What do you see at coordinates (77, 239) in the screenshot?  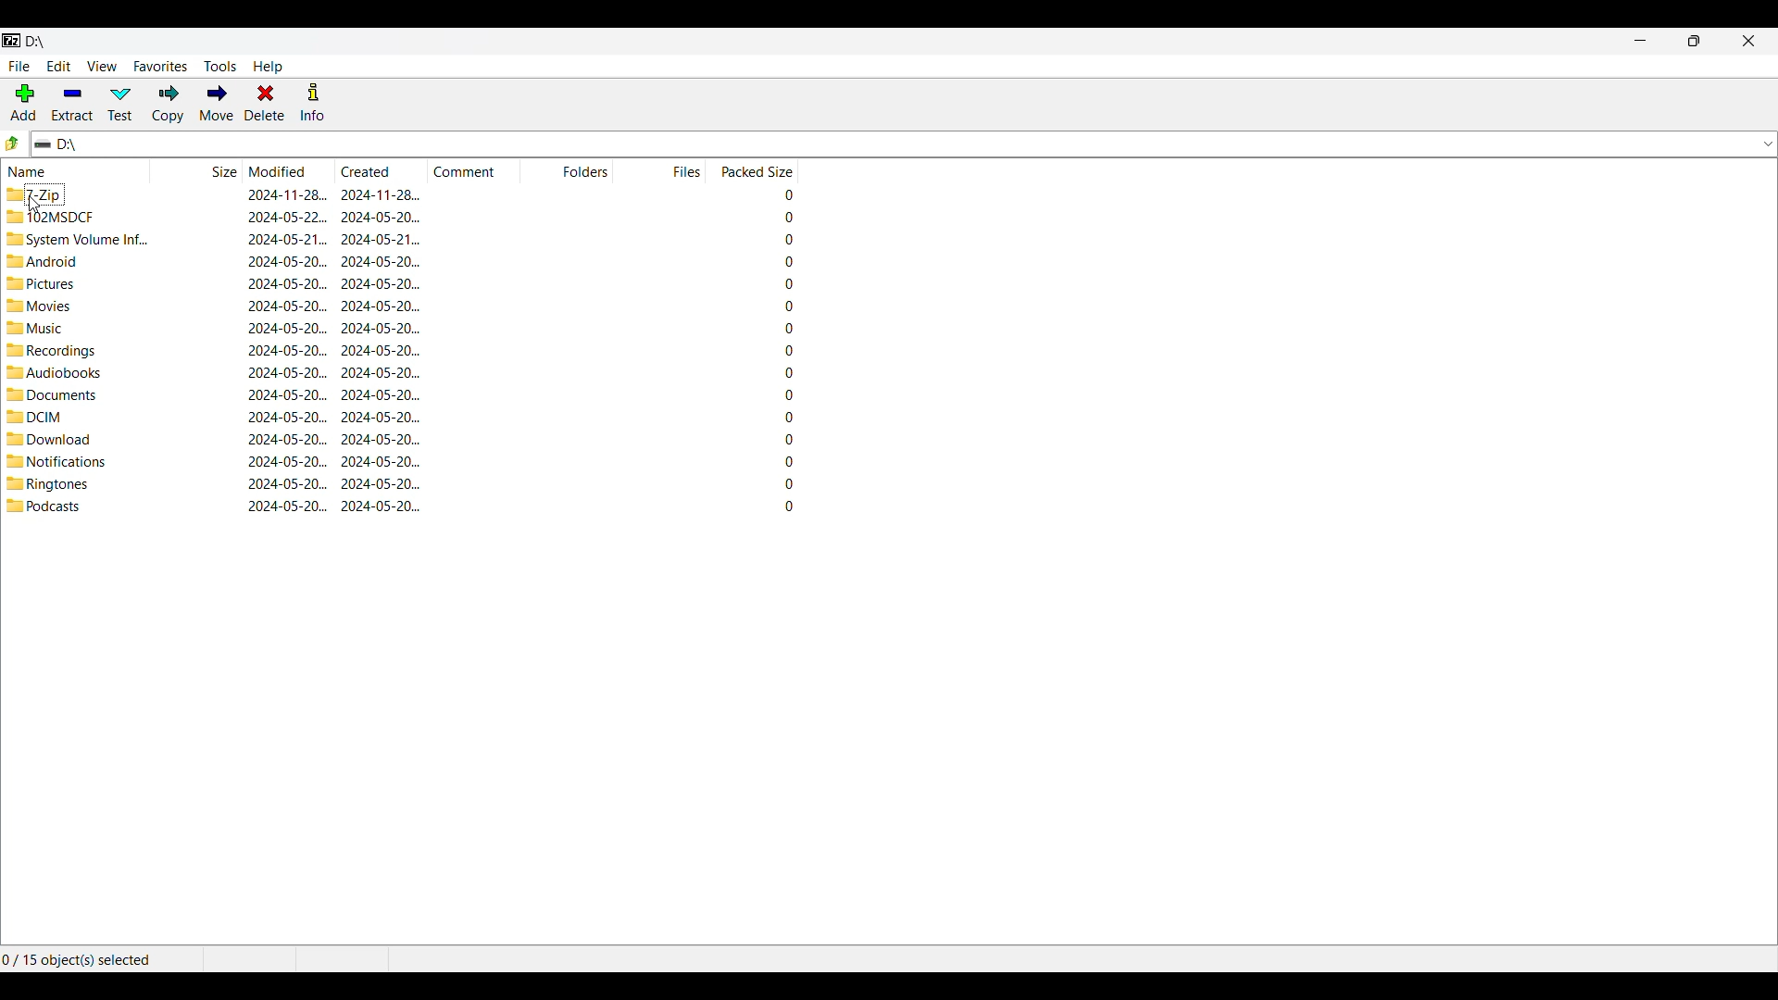 I see `folder` at bounding box center [77, 239].